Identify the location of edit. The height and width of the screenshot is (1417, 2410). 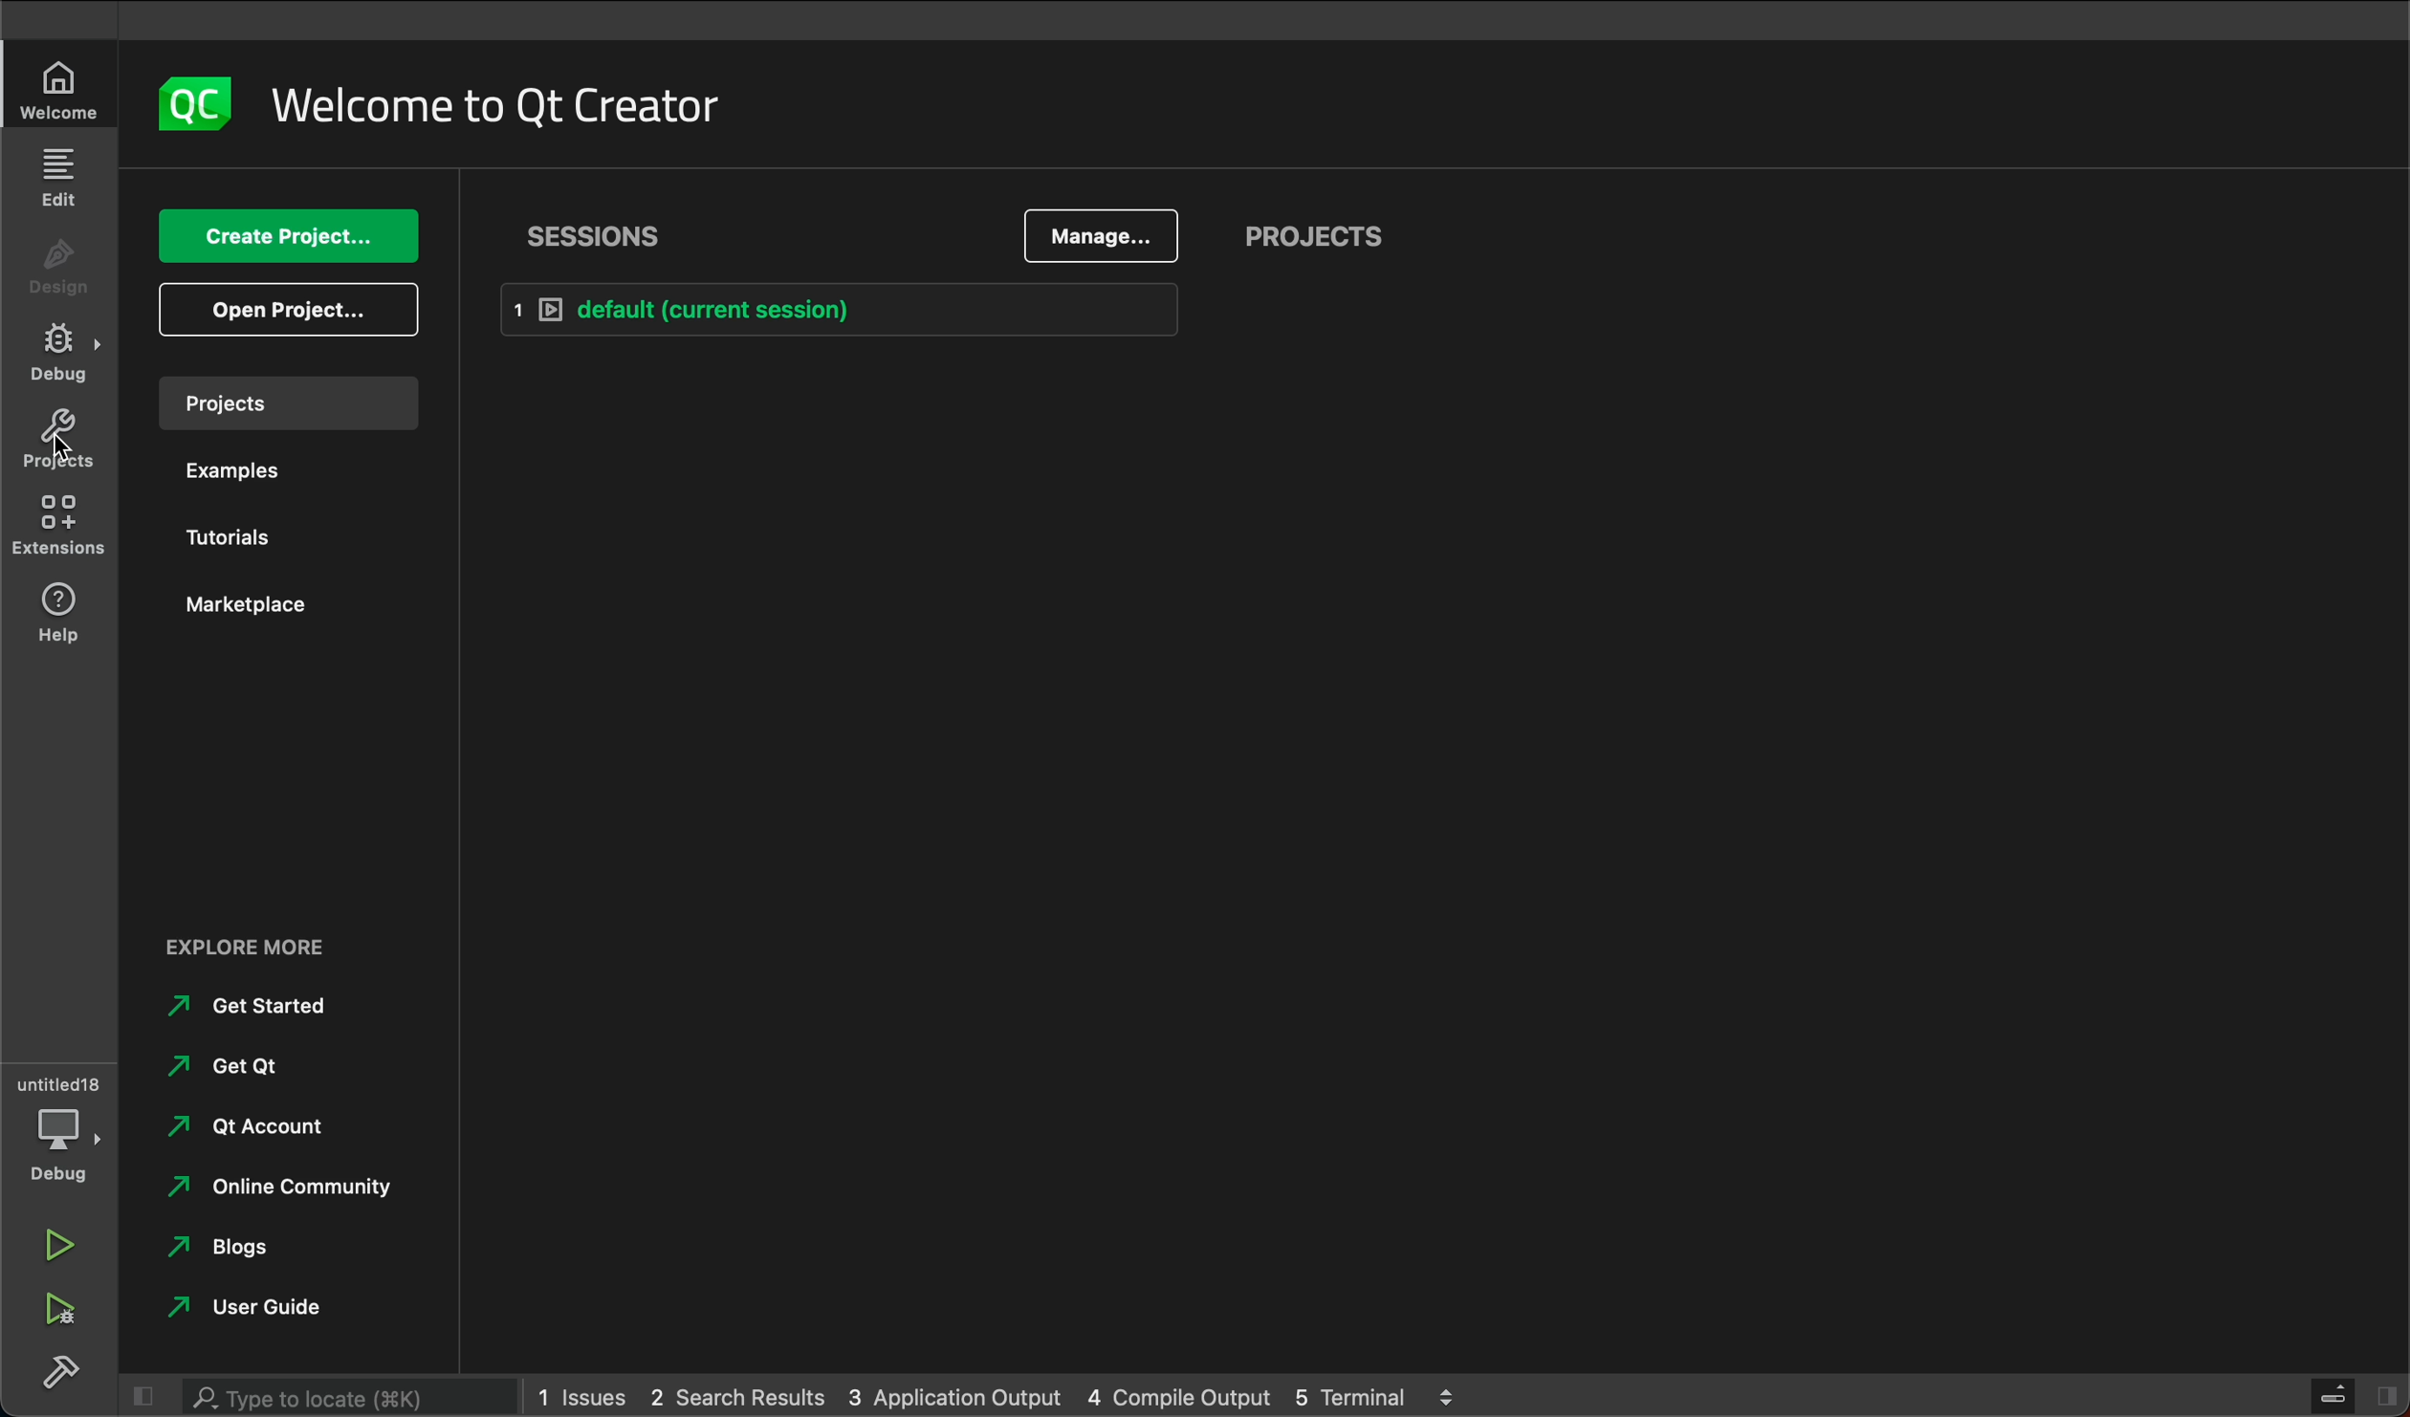
(57, 177).